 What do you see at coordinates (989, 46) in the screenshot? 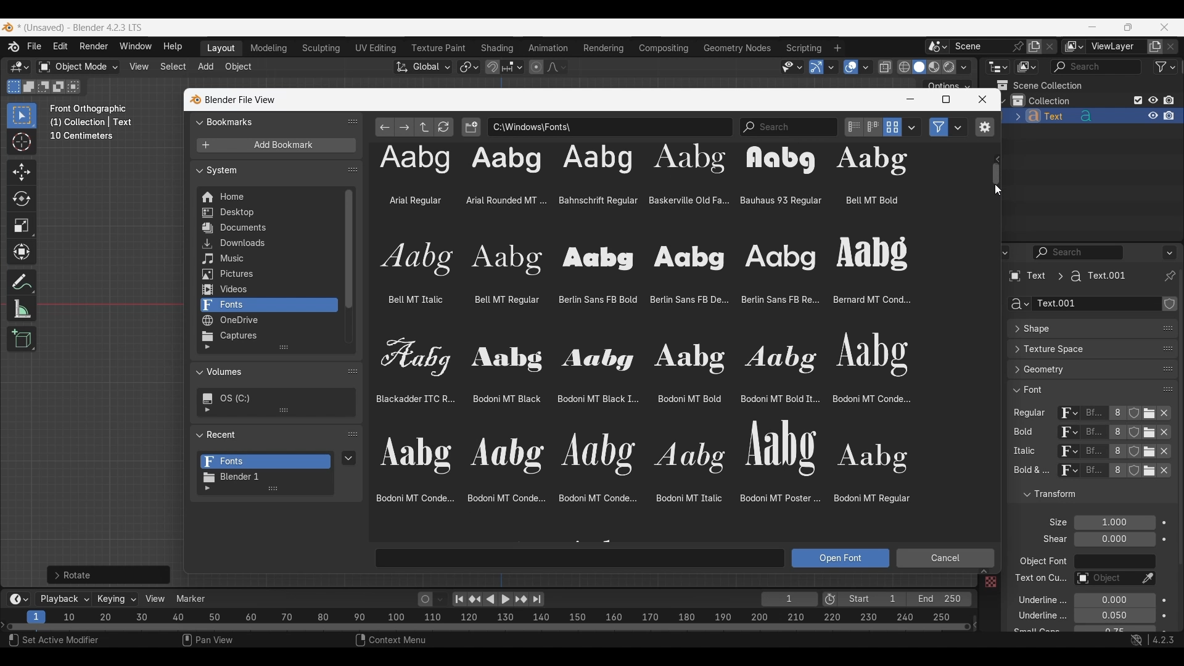
I see `Pin scene to workspace` at bounding box center [989, 46].